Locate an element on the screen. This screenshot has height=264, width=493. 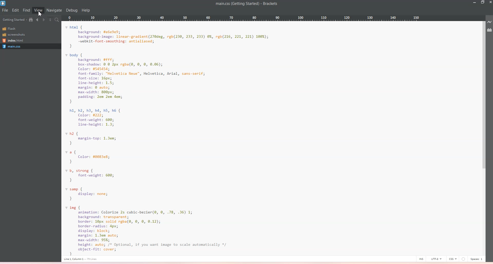
Navigate Forward is located at coordinates (44, 20).